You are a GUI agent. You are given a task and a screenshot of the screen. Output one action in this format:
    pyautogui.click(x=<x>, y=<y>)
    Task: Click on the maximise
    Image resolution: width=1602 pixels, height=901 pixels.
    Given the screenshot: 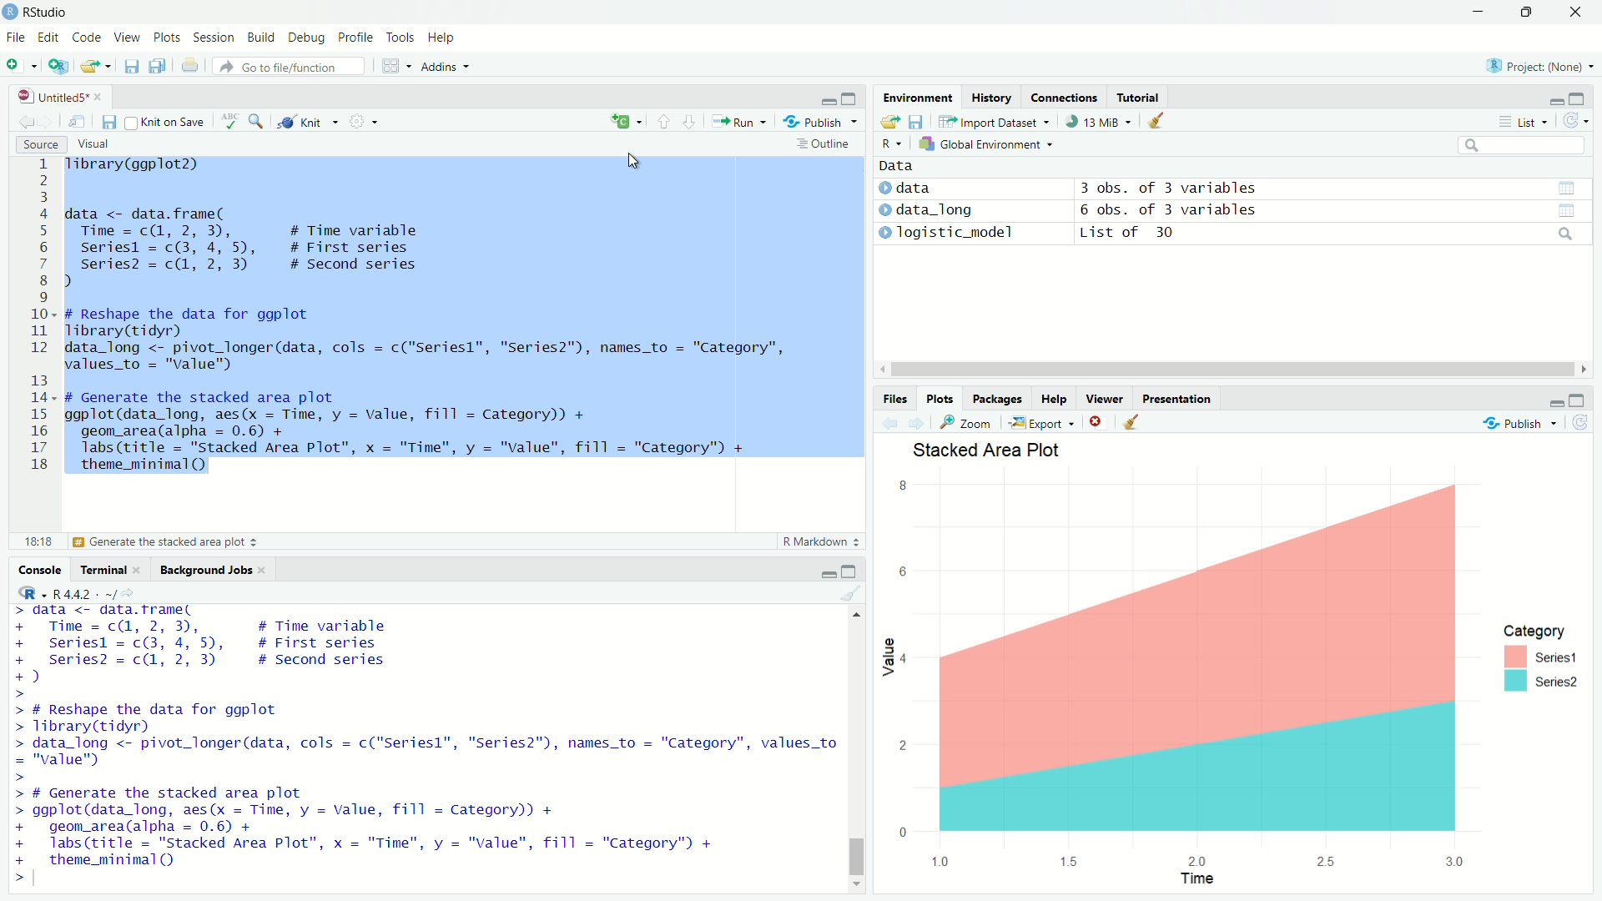 What is the action you would take?
    pyautogui.click(x=853, y=96)
    